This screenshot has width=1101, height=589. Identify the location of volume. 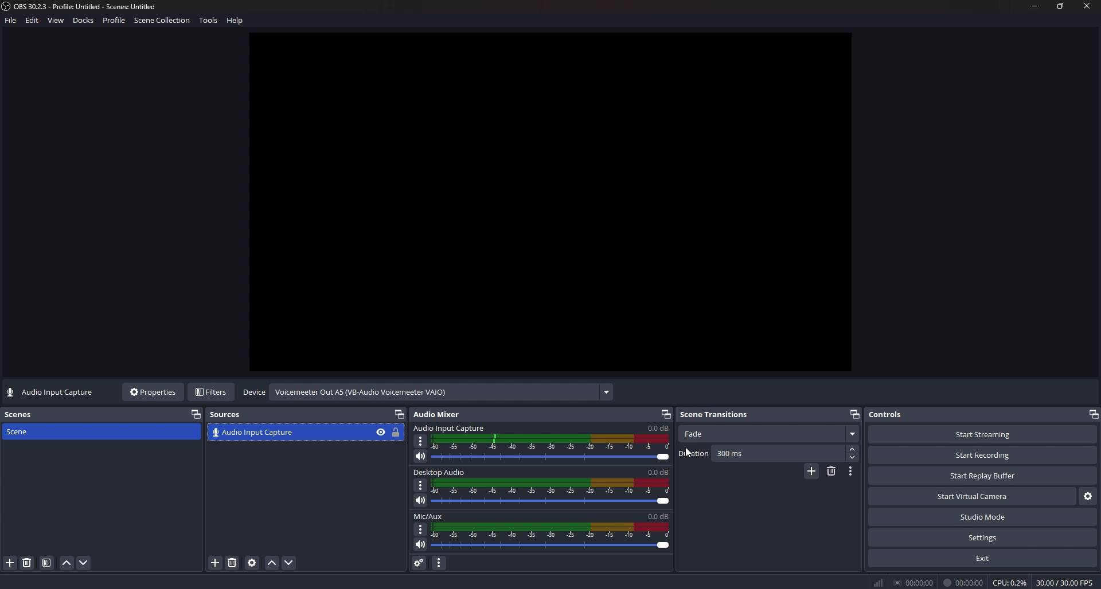
(418, 544).